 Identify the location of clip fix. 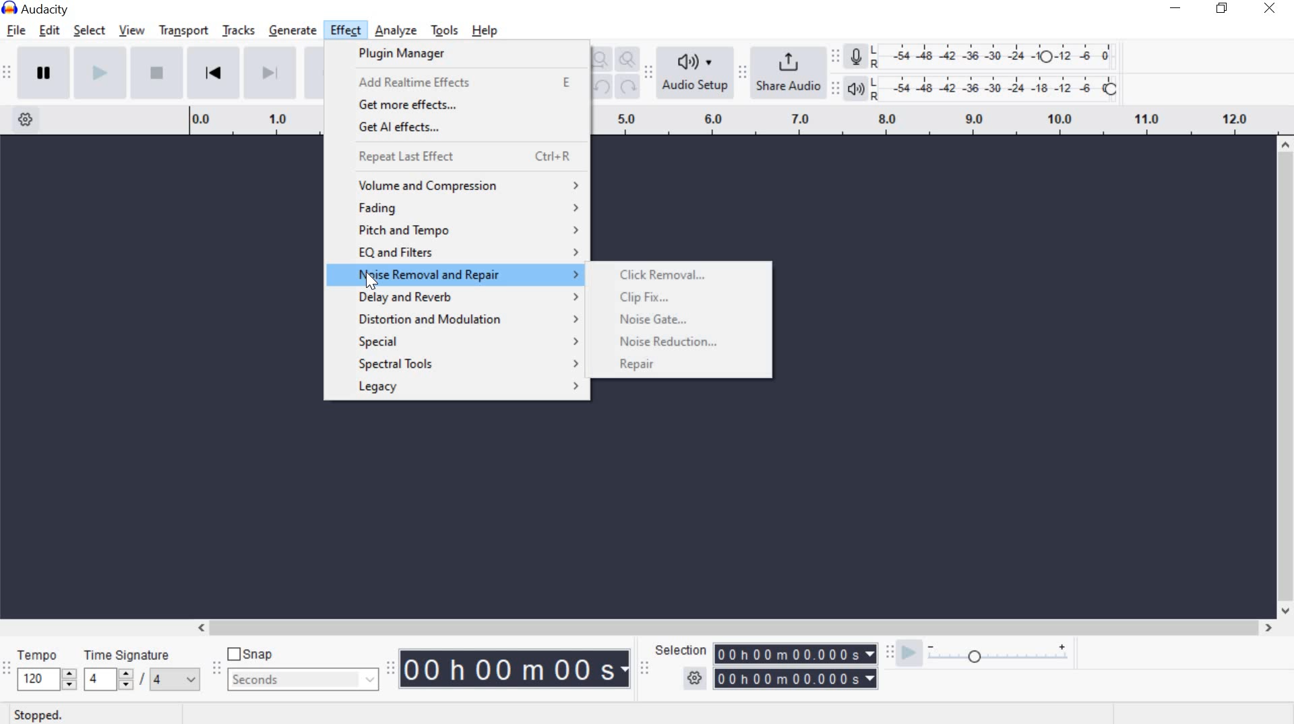
(676, 299).